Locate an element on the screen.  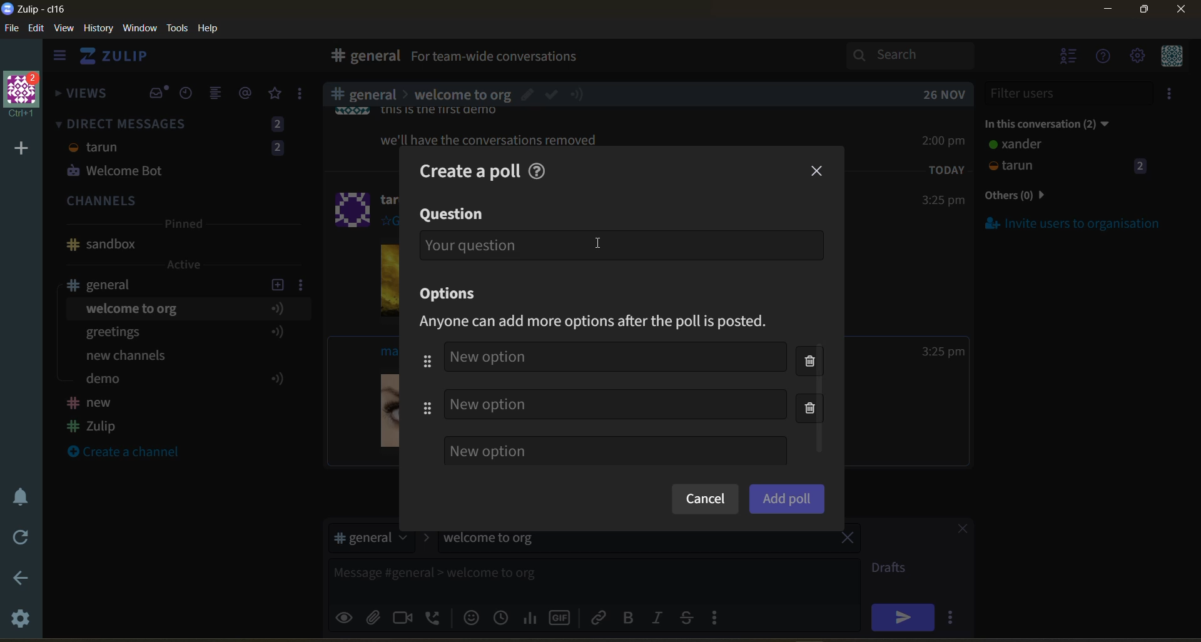
strikethrough is located at coordinates (691, 617).